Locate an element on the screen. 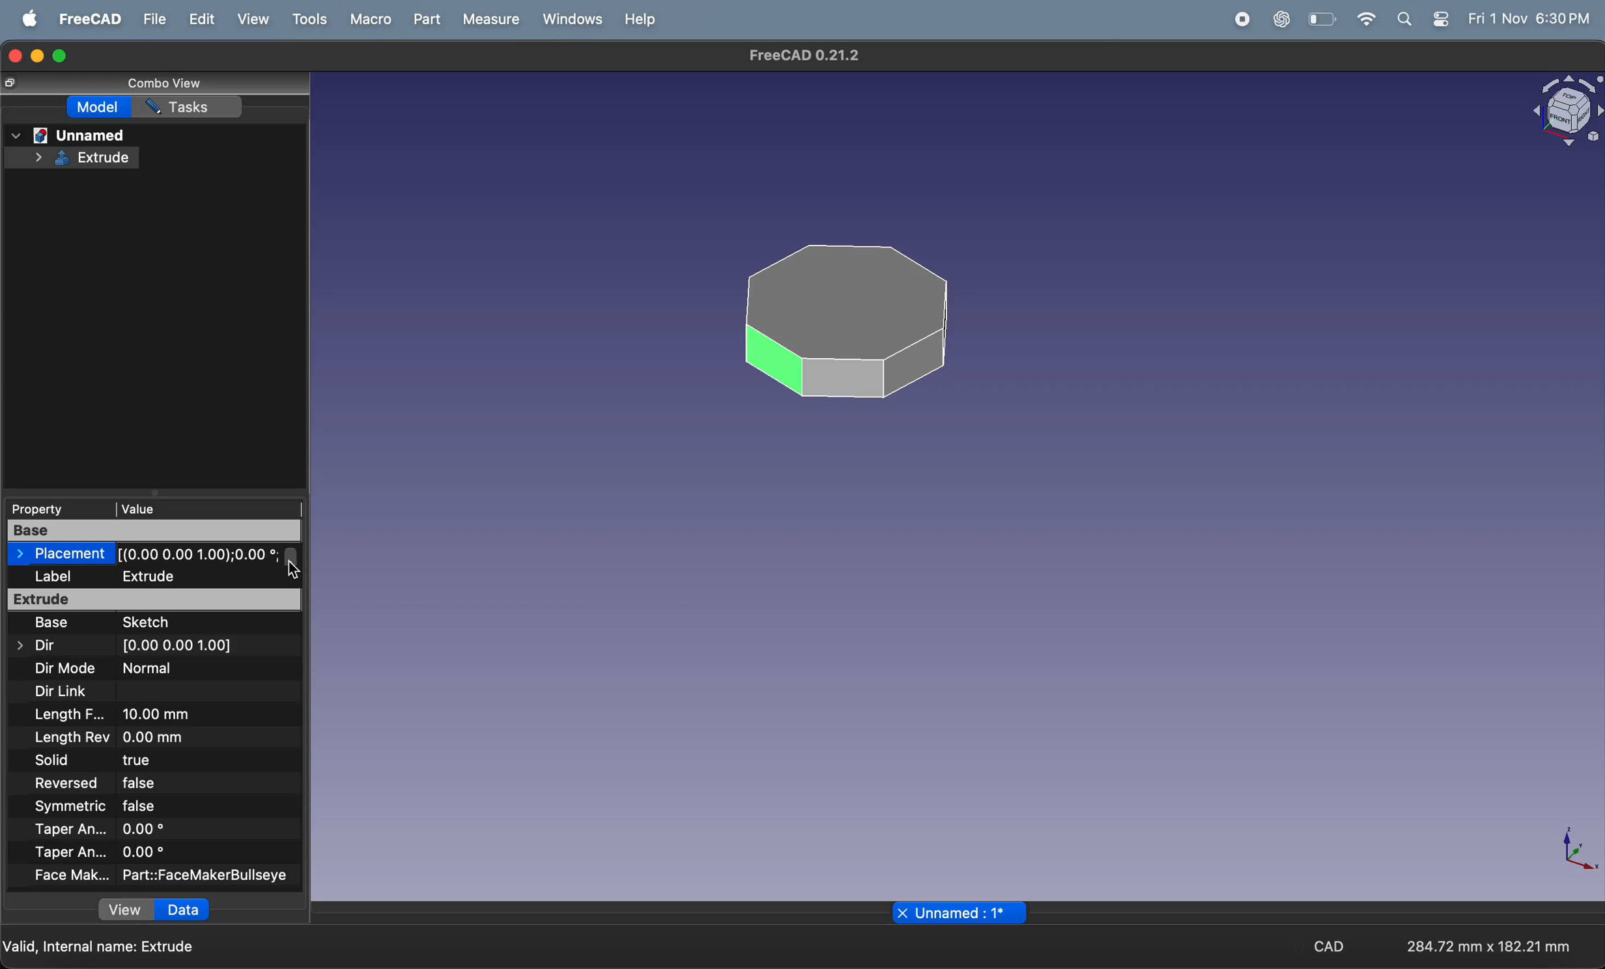  label is located at coordinates (59, 578).